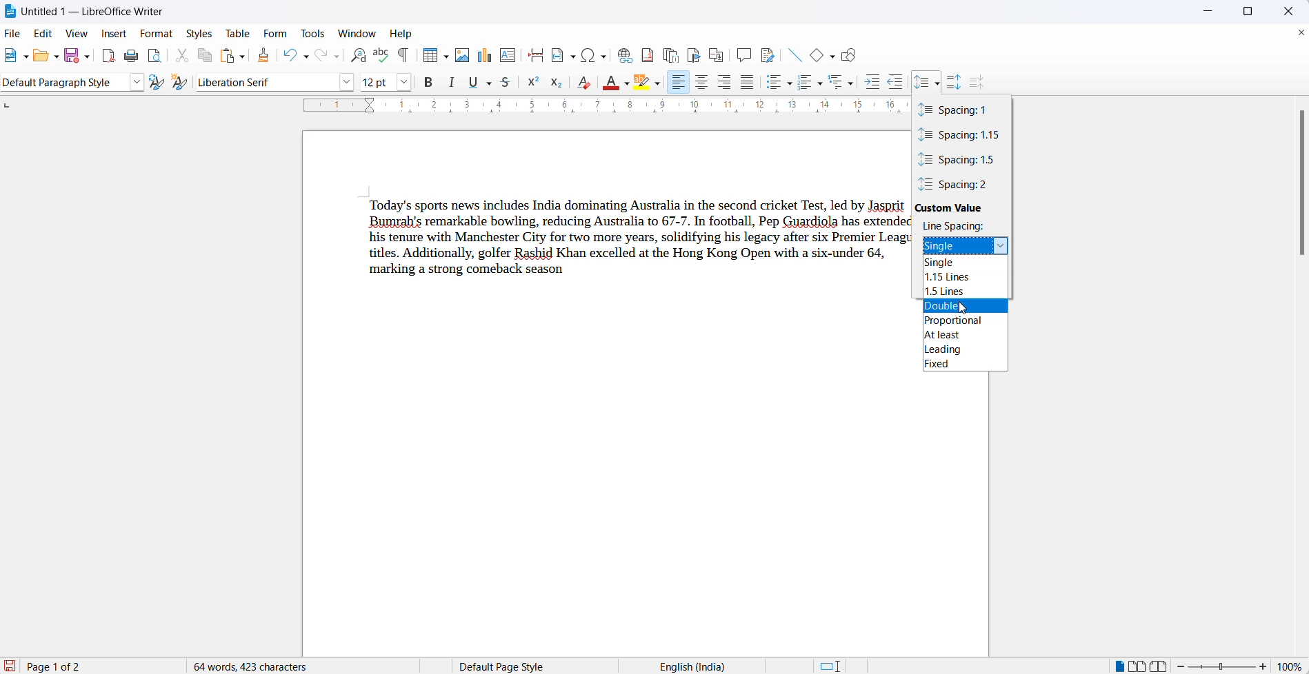  What do you see at coordinates (27, 58) in the screenshot?
I see `new file options` at bounding box center [27, 58].